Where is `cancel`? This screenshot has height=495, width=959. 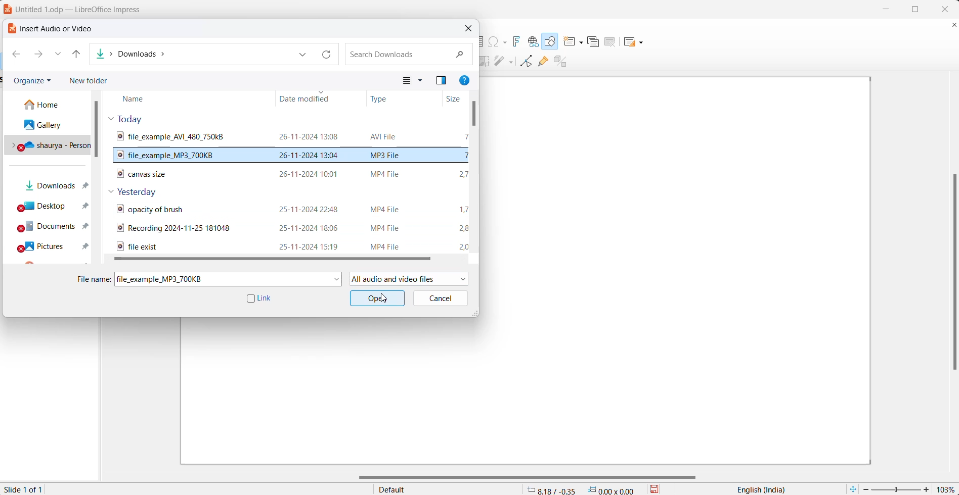 cancel is located at coordinates (441, 298).